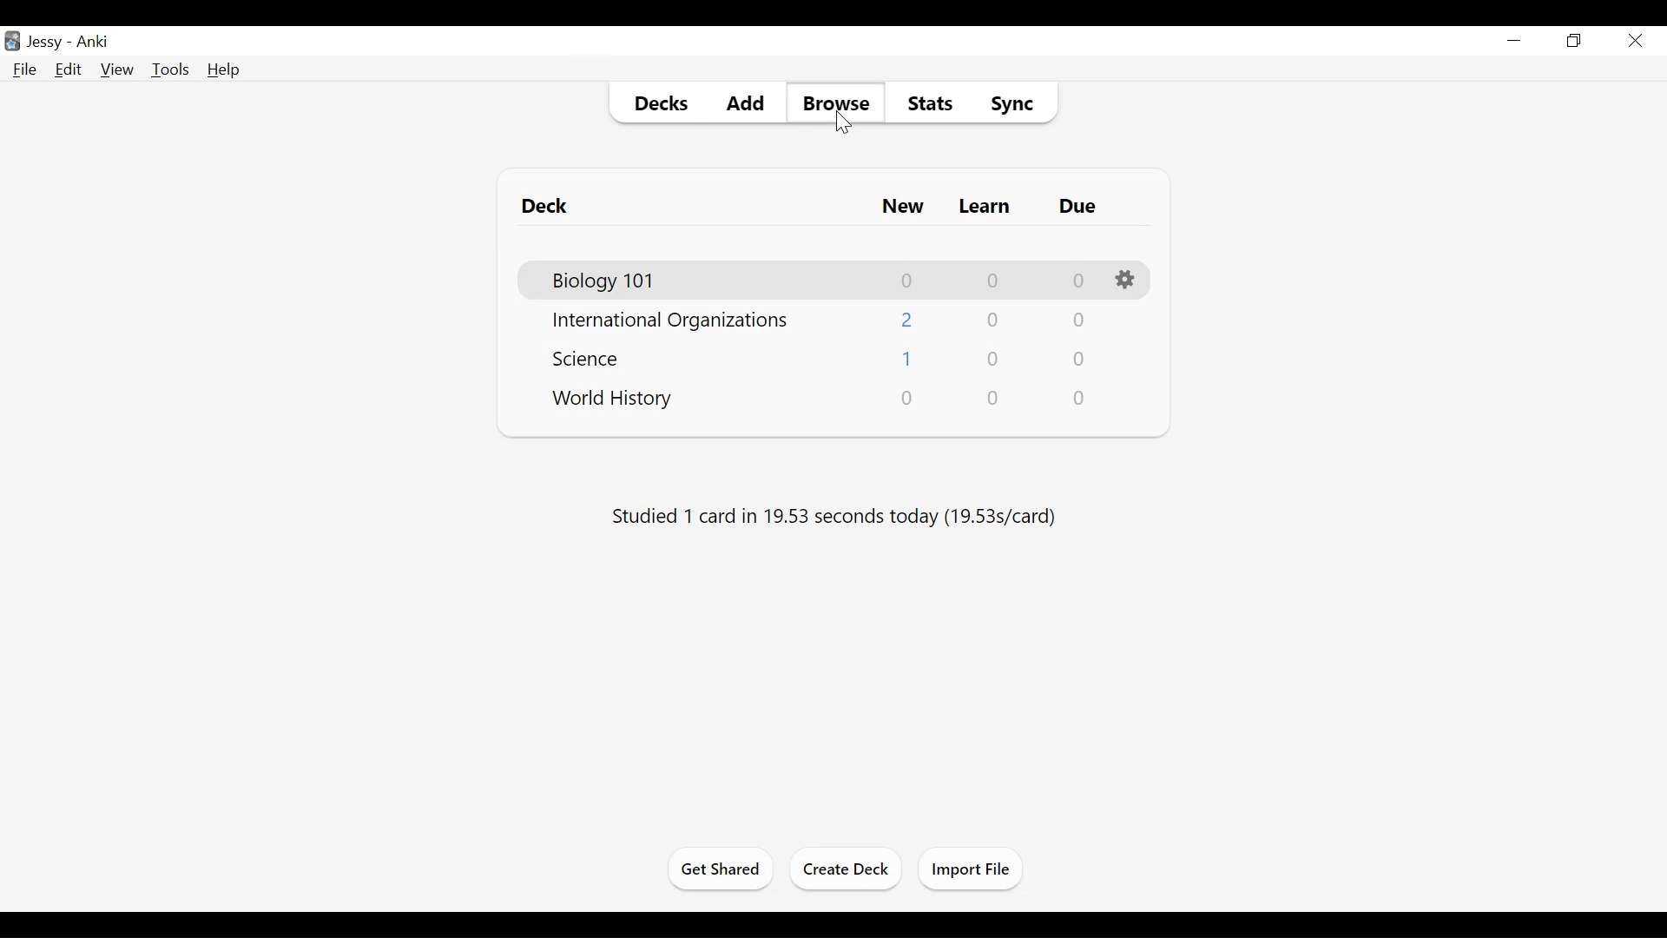 This screenshot has height=938, width=1667. I want to click on View, so click(117, 69).